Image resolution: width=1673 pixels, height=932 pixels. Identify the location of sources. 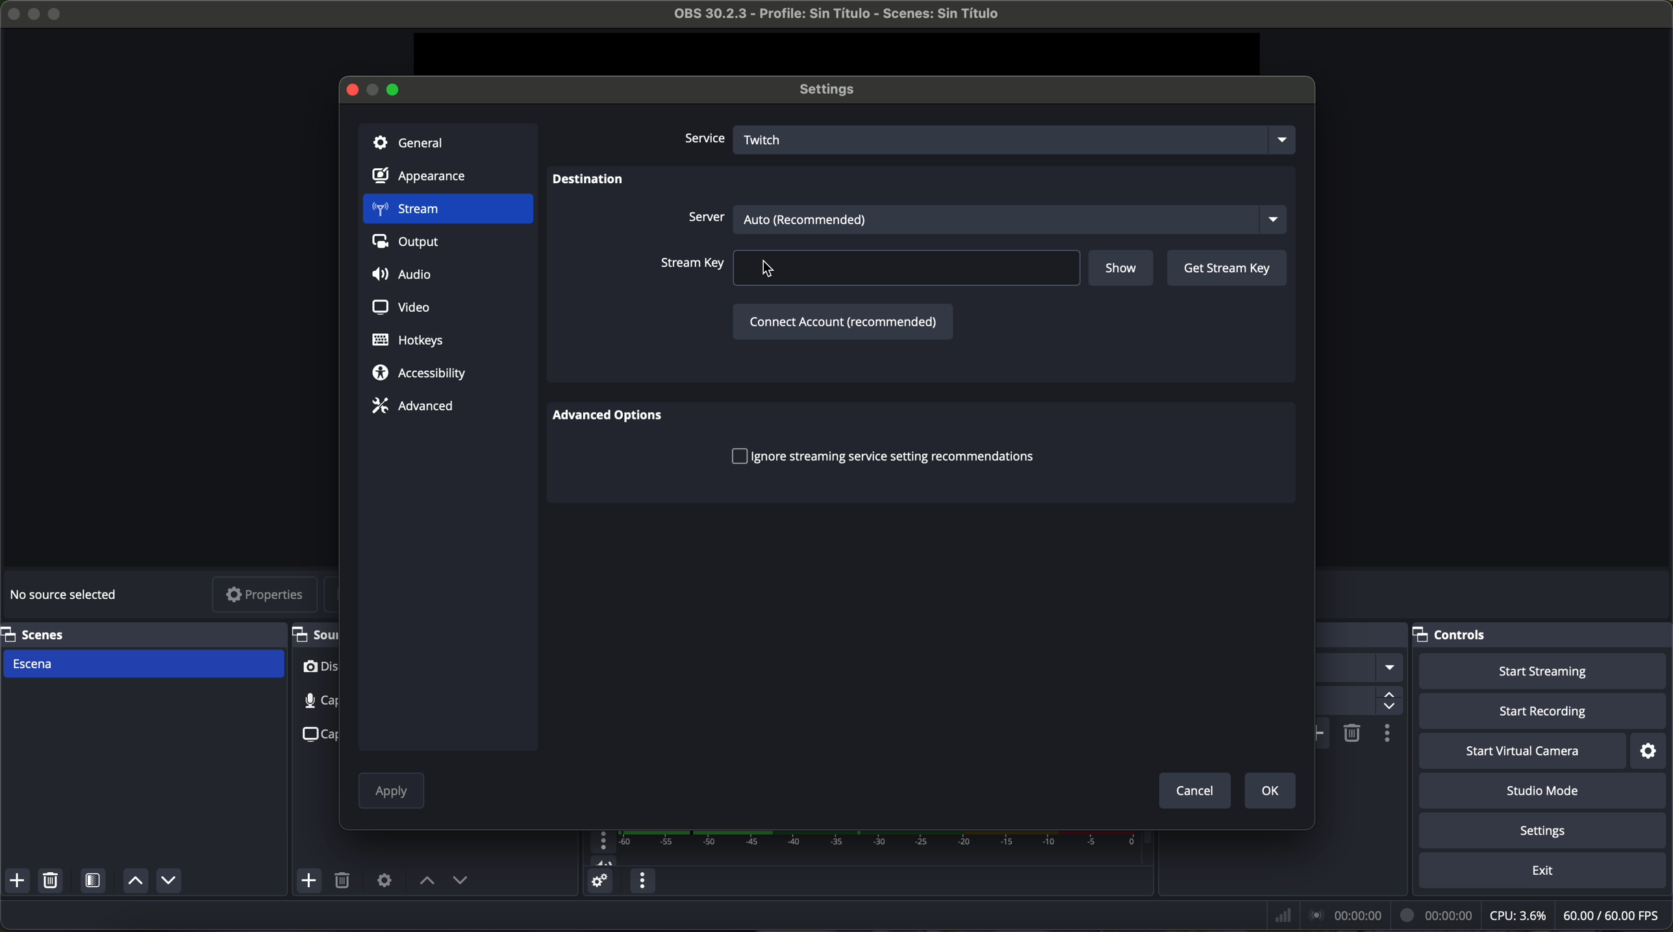
(314, 634).